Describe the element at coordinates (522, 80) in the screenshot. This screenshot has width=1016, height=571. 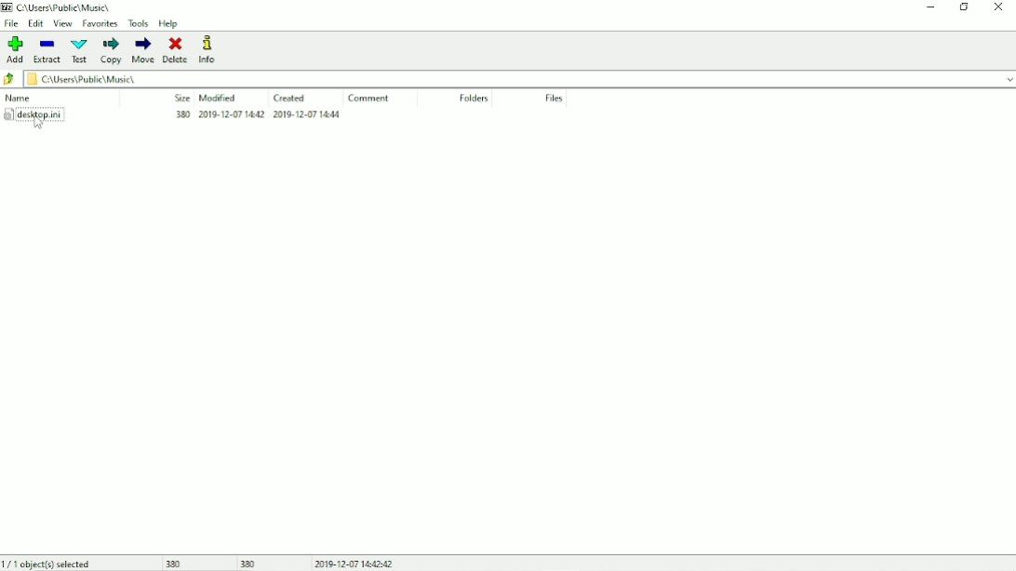
I see `c\Users\Pubhic\iusic\` at that location.